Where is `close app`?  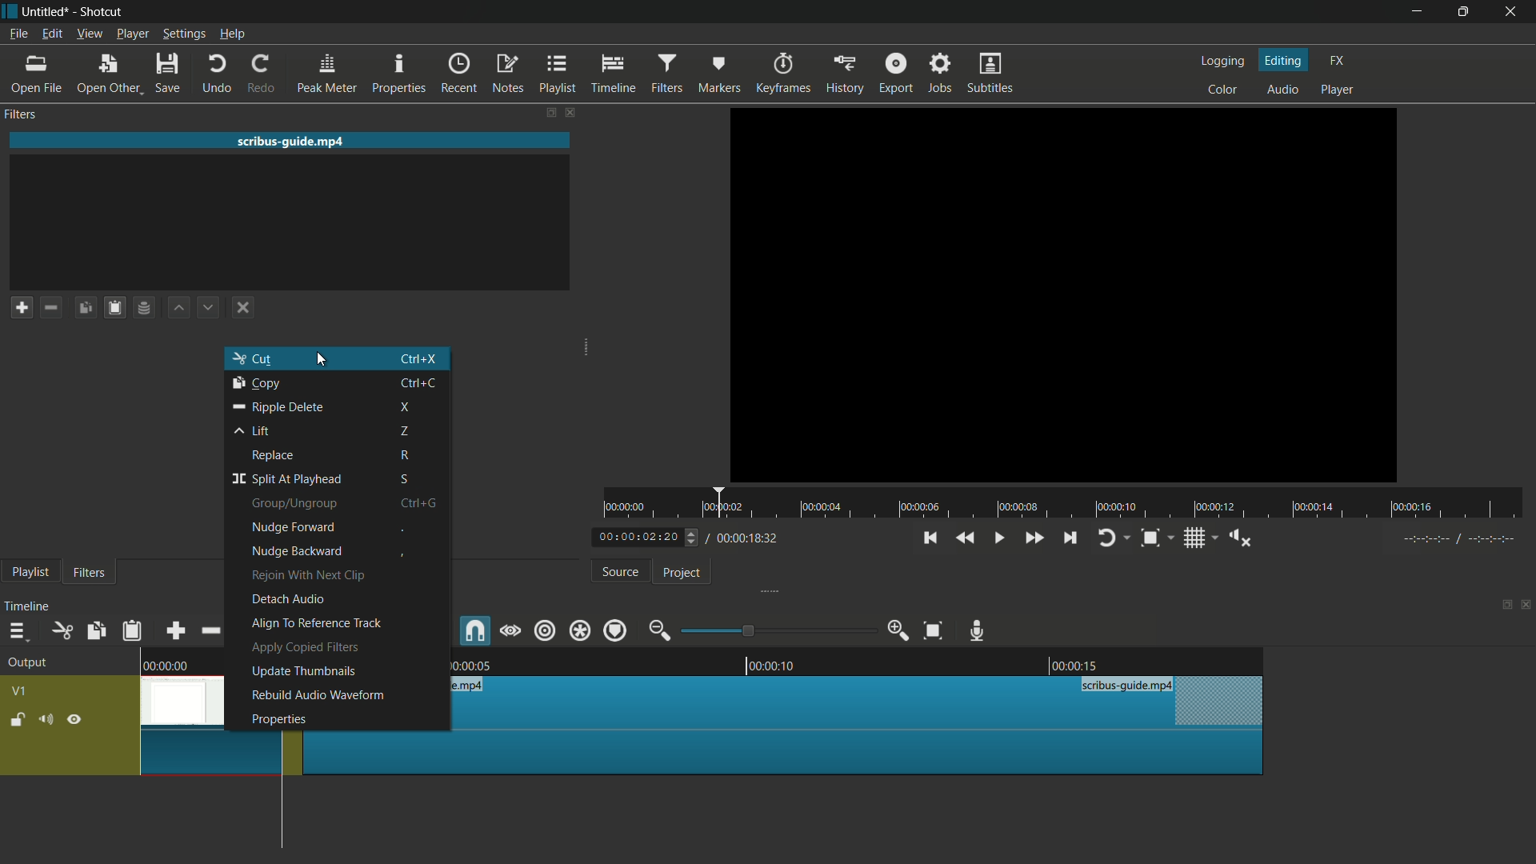 close app is located at coordinates (1515, 11).